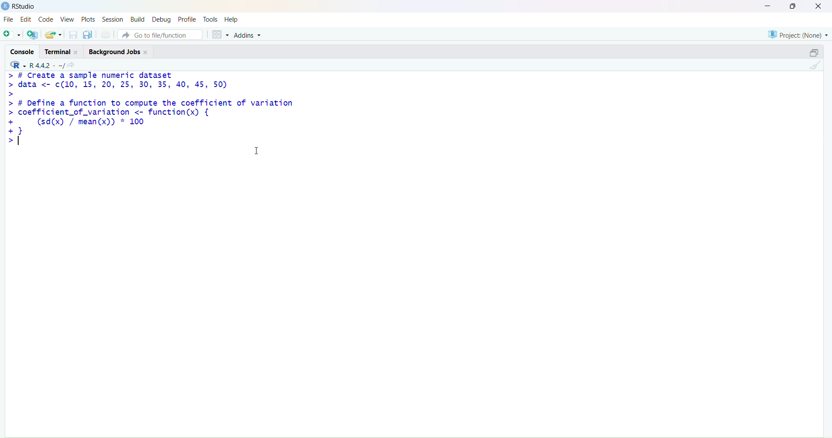  What do you see at coordinates (818, 6) in the screenshot?
I see `close` at bounding box center [818, 6].